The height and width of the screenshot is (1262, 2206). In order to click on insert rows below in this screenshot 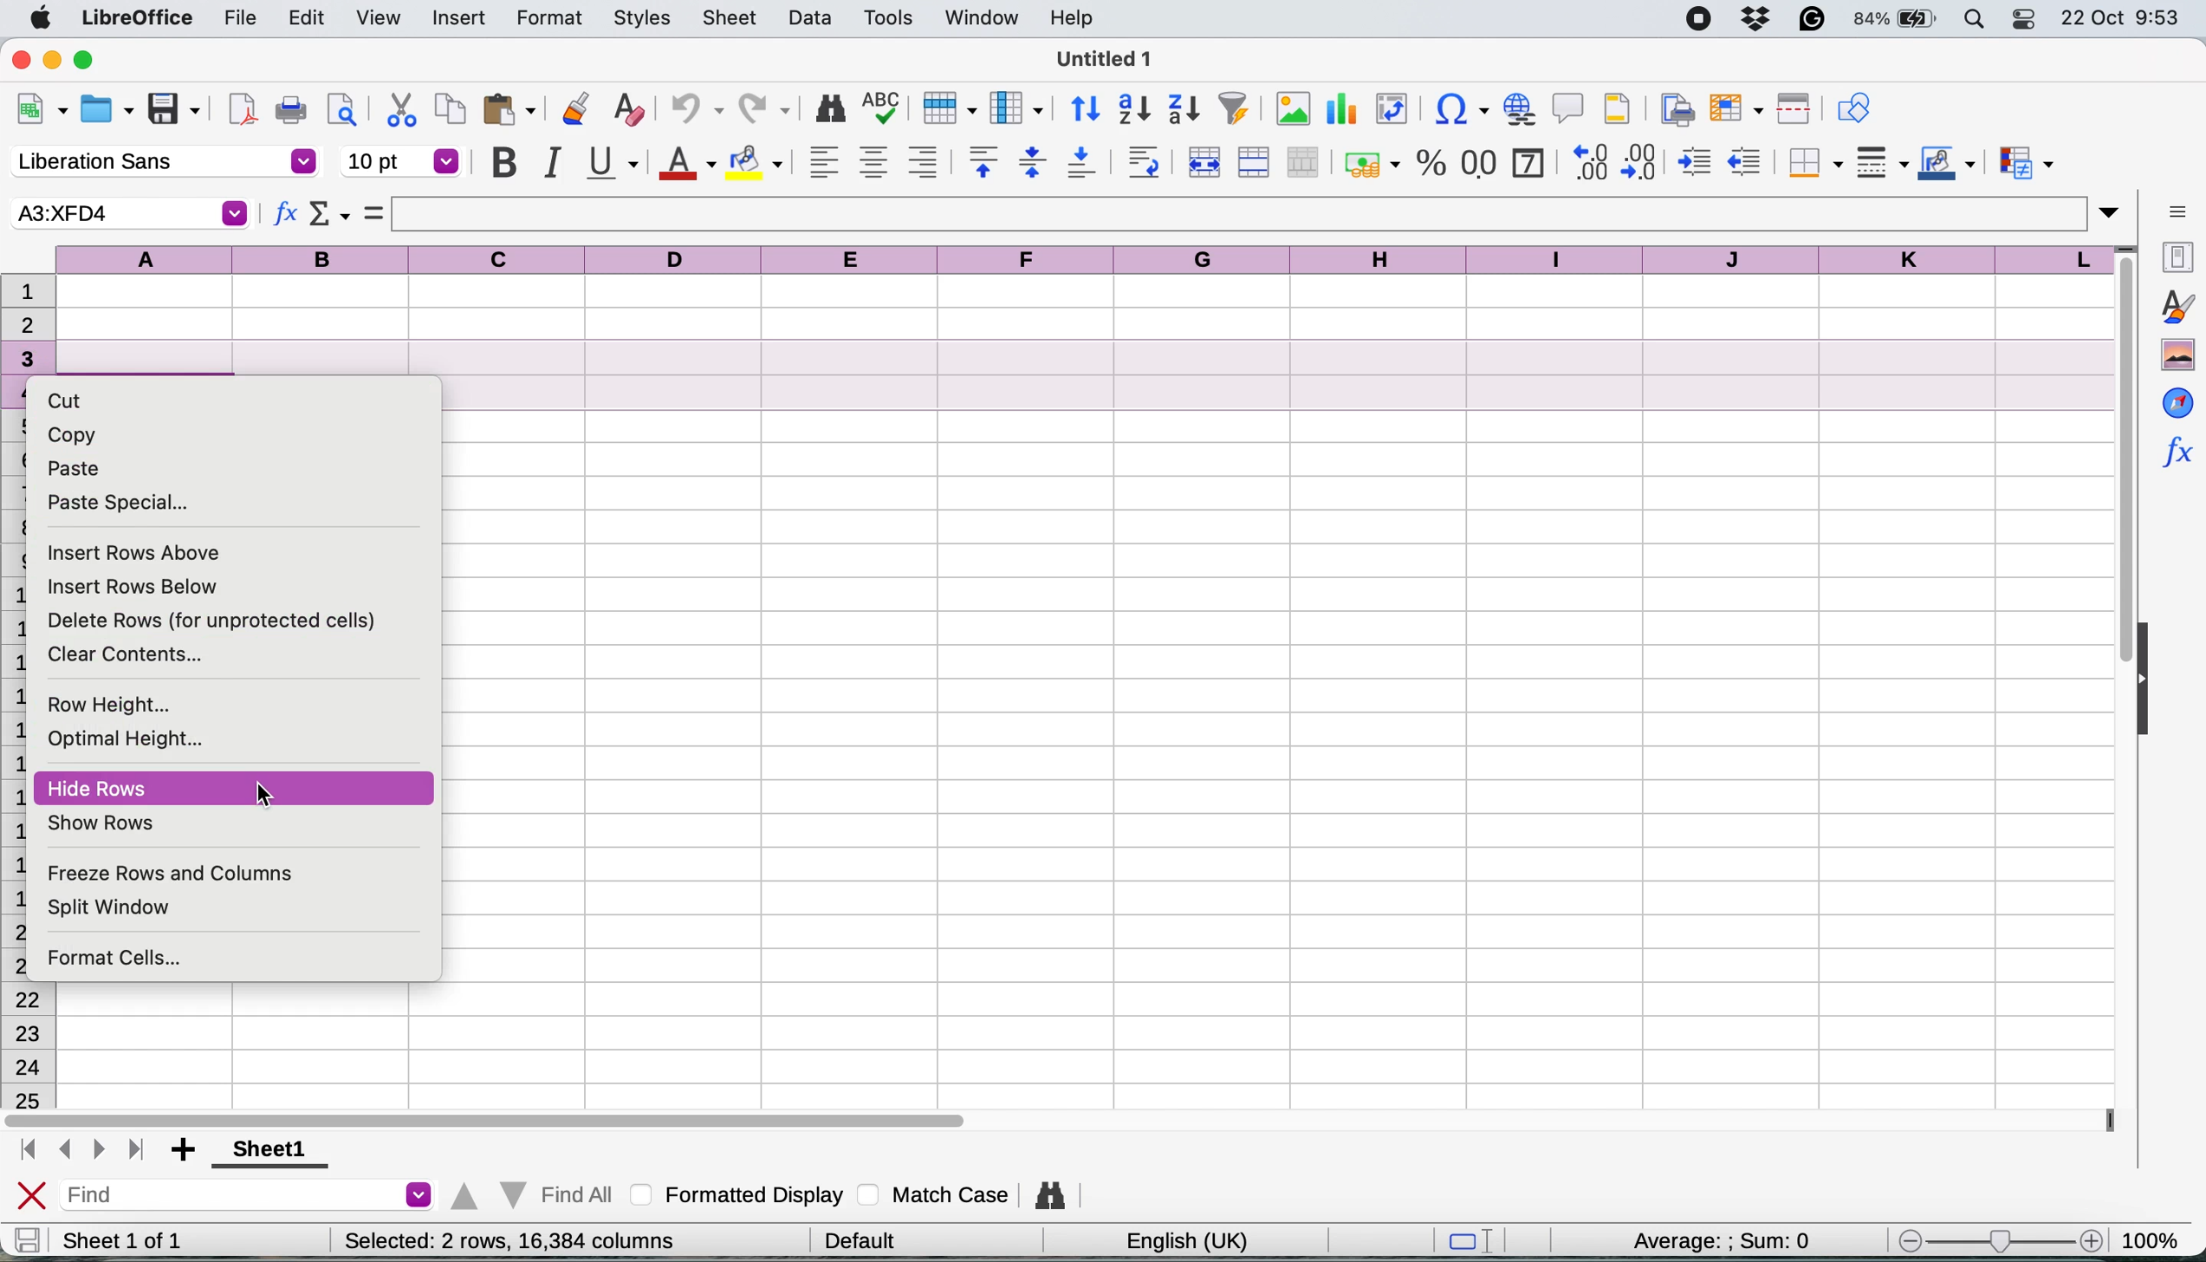, I will do `click(133, 586)`.